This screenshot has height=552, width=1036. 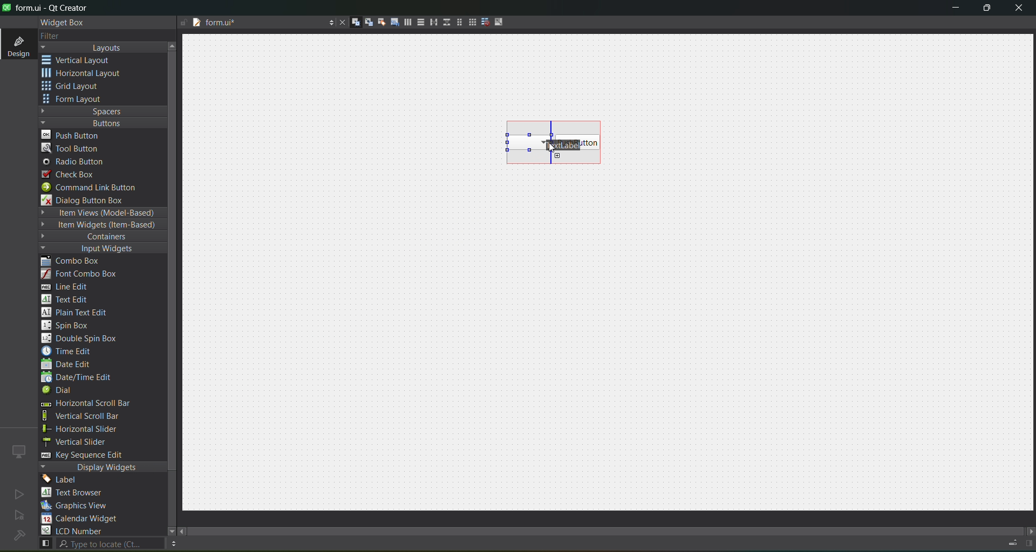 What do you see at coordinates (100, 122) in the screenshot?
I see `buttons` at bounding box center [100, 122].